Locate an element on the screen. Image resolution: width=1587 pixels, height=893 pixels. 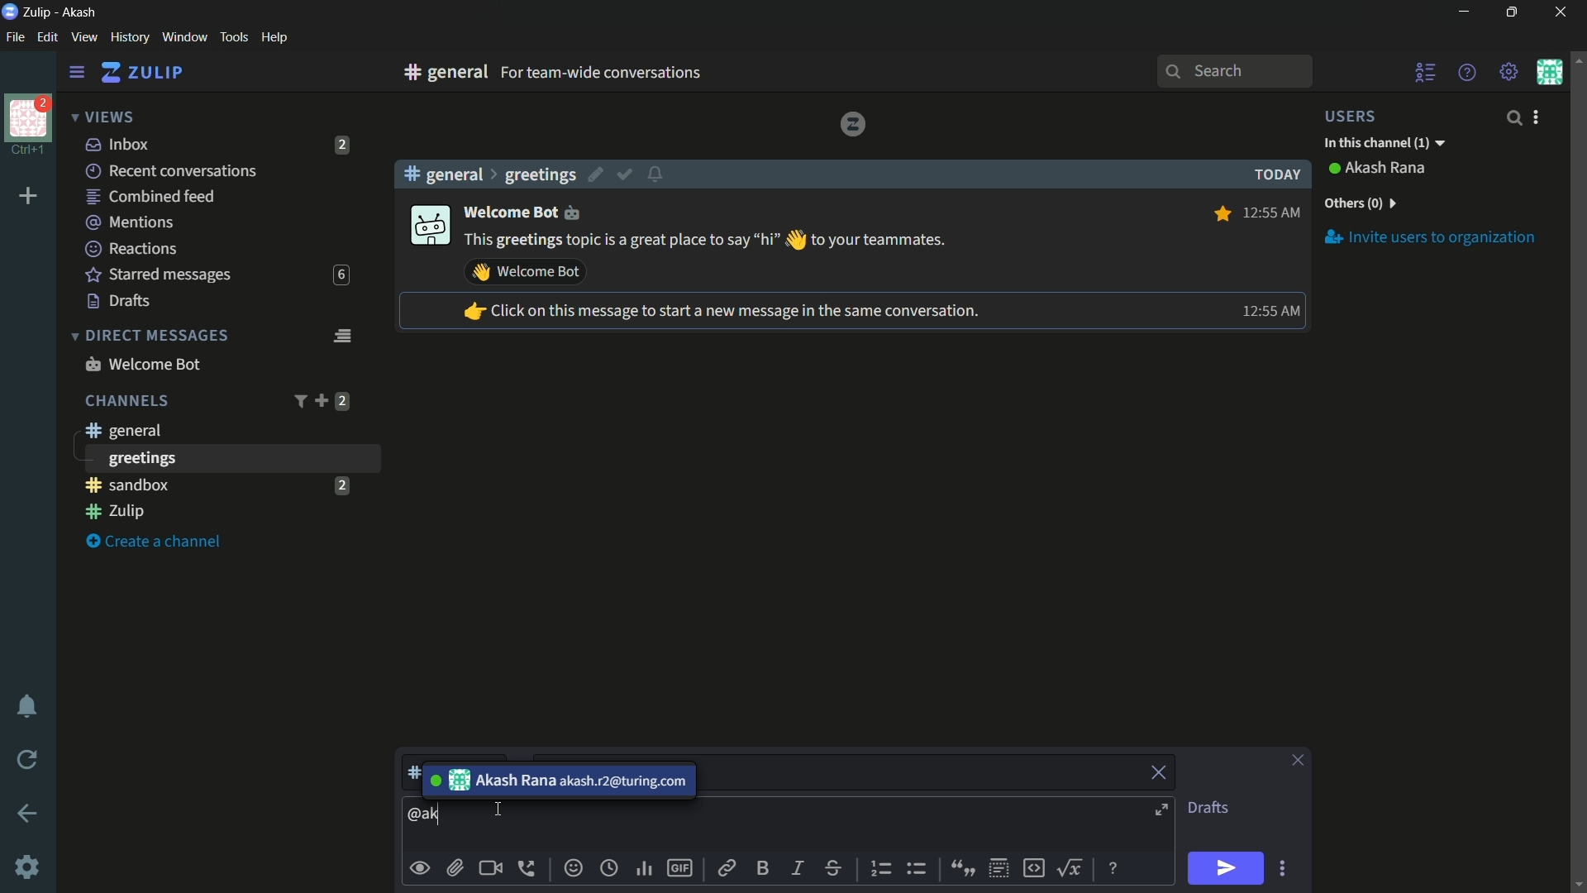
12: 55 AM is located at coordinates (1274, 211).